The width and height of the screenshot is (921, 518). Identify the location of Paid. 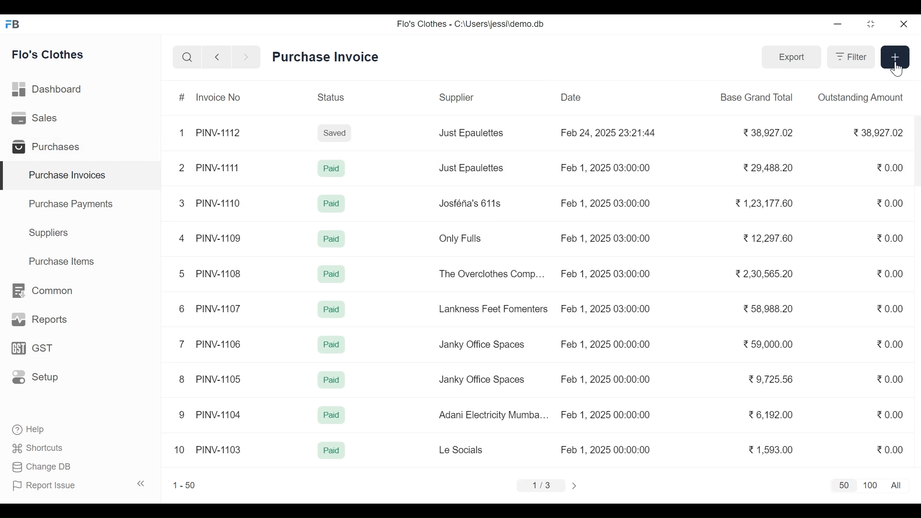
(332, 275).